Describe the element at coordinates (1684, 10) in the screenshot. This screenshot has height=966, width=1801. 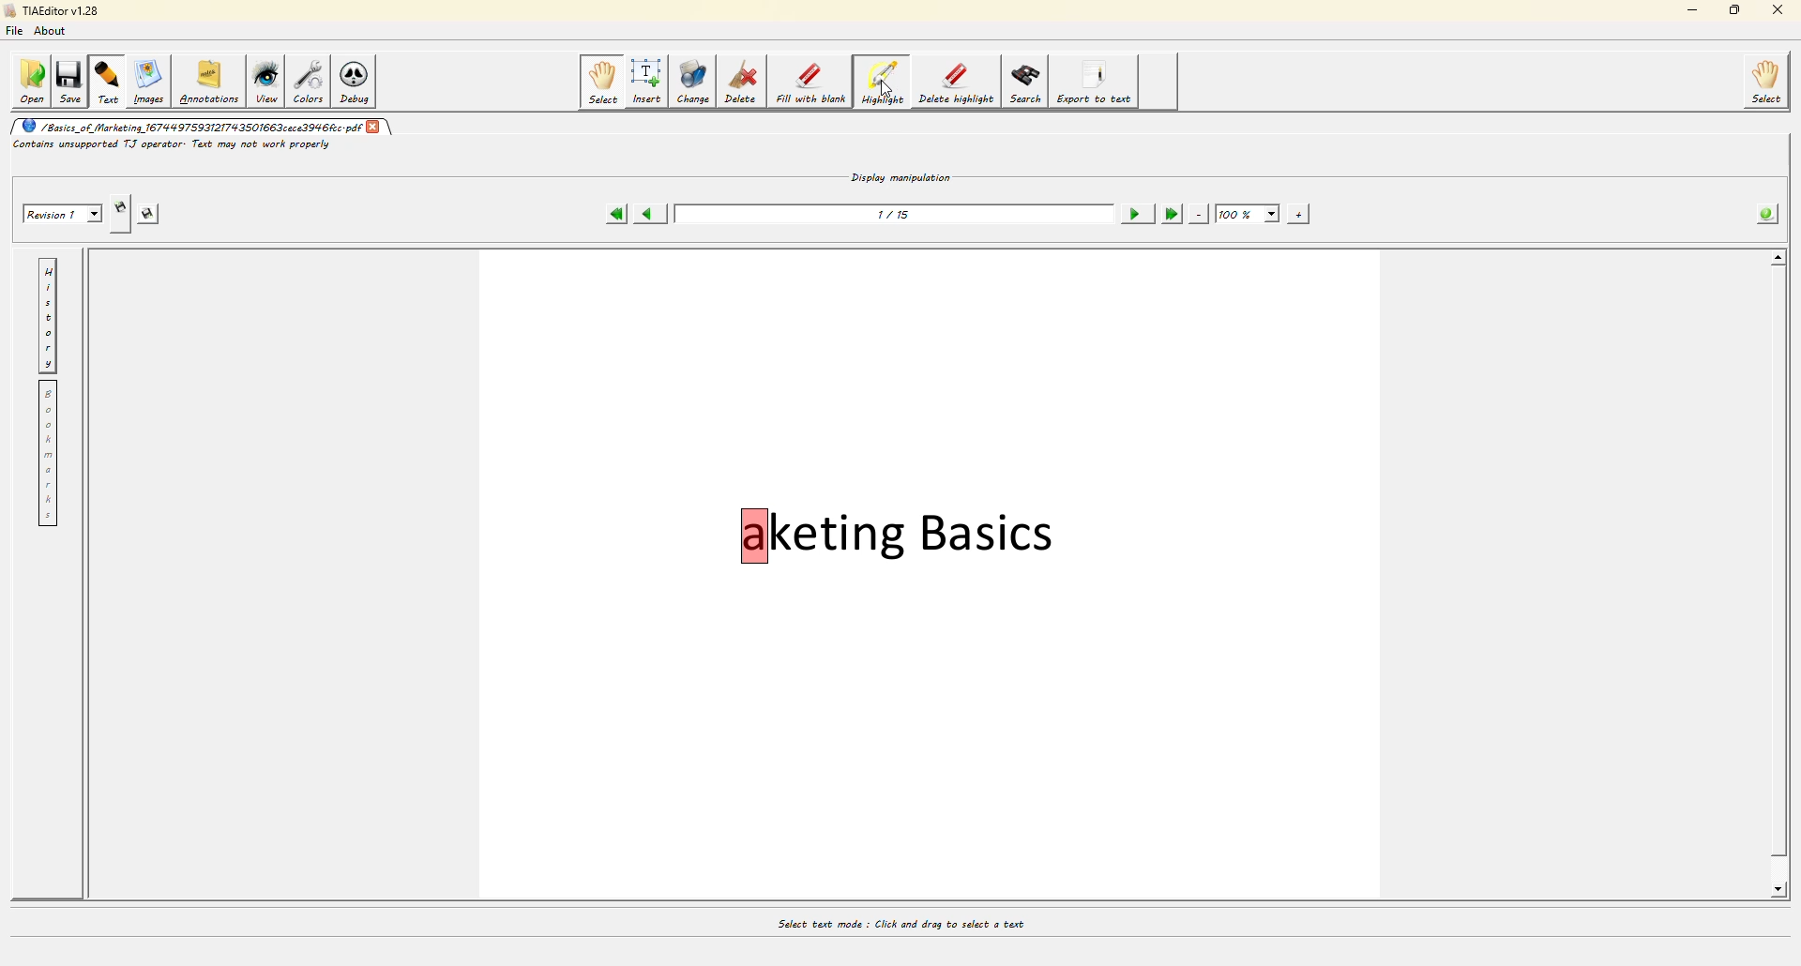
I see `minimize` at that location.